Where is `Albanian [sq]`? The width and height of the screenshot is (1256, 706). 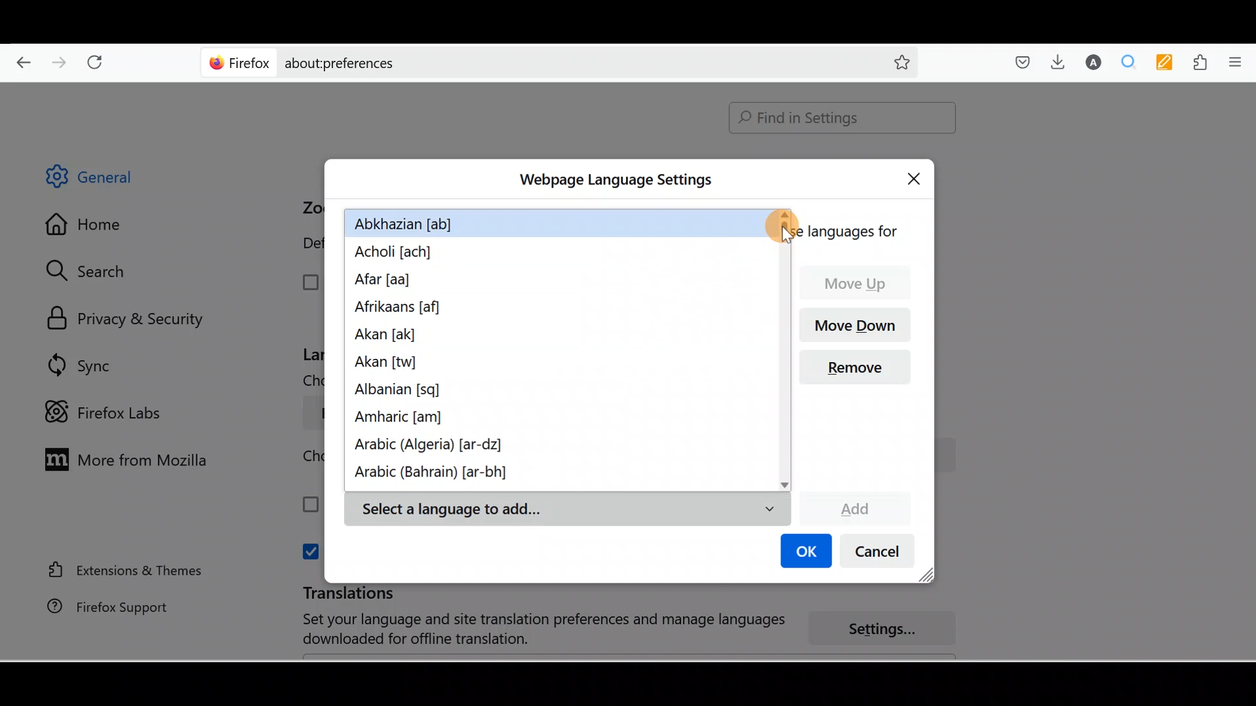
Albanian [sq] is located at coordinates (401, 394).